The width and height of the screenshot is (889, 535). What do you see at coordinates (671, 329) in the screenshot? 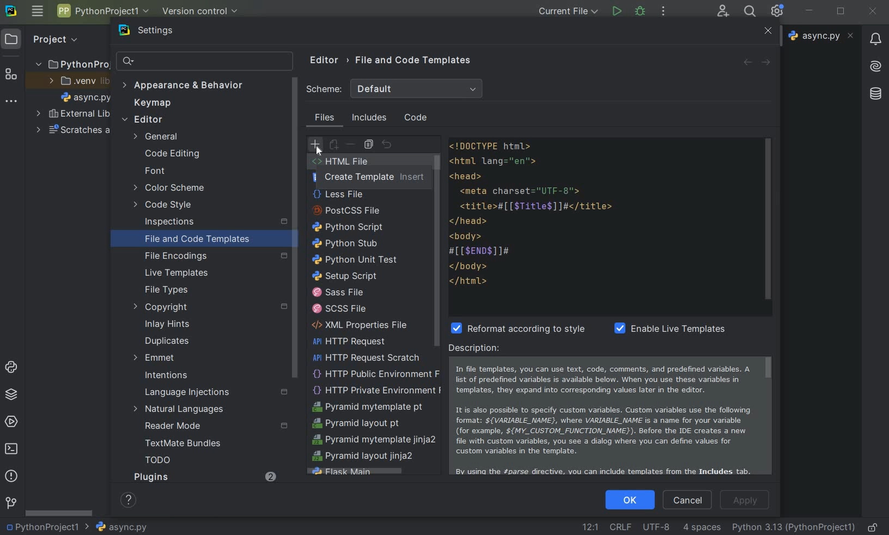
I see `enable live template` at bounding box center [671, 329].